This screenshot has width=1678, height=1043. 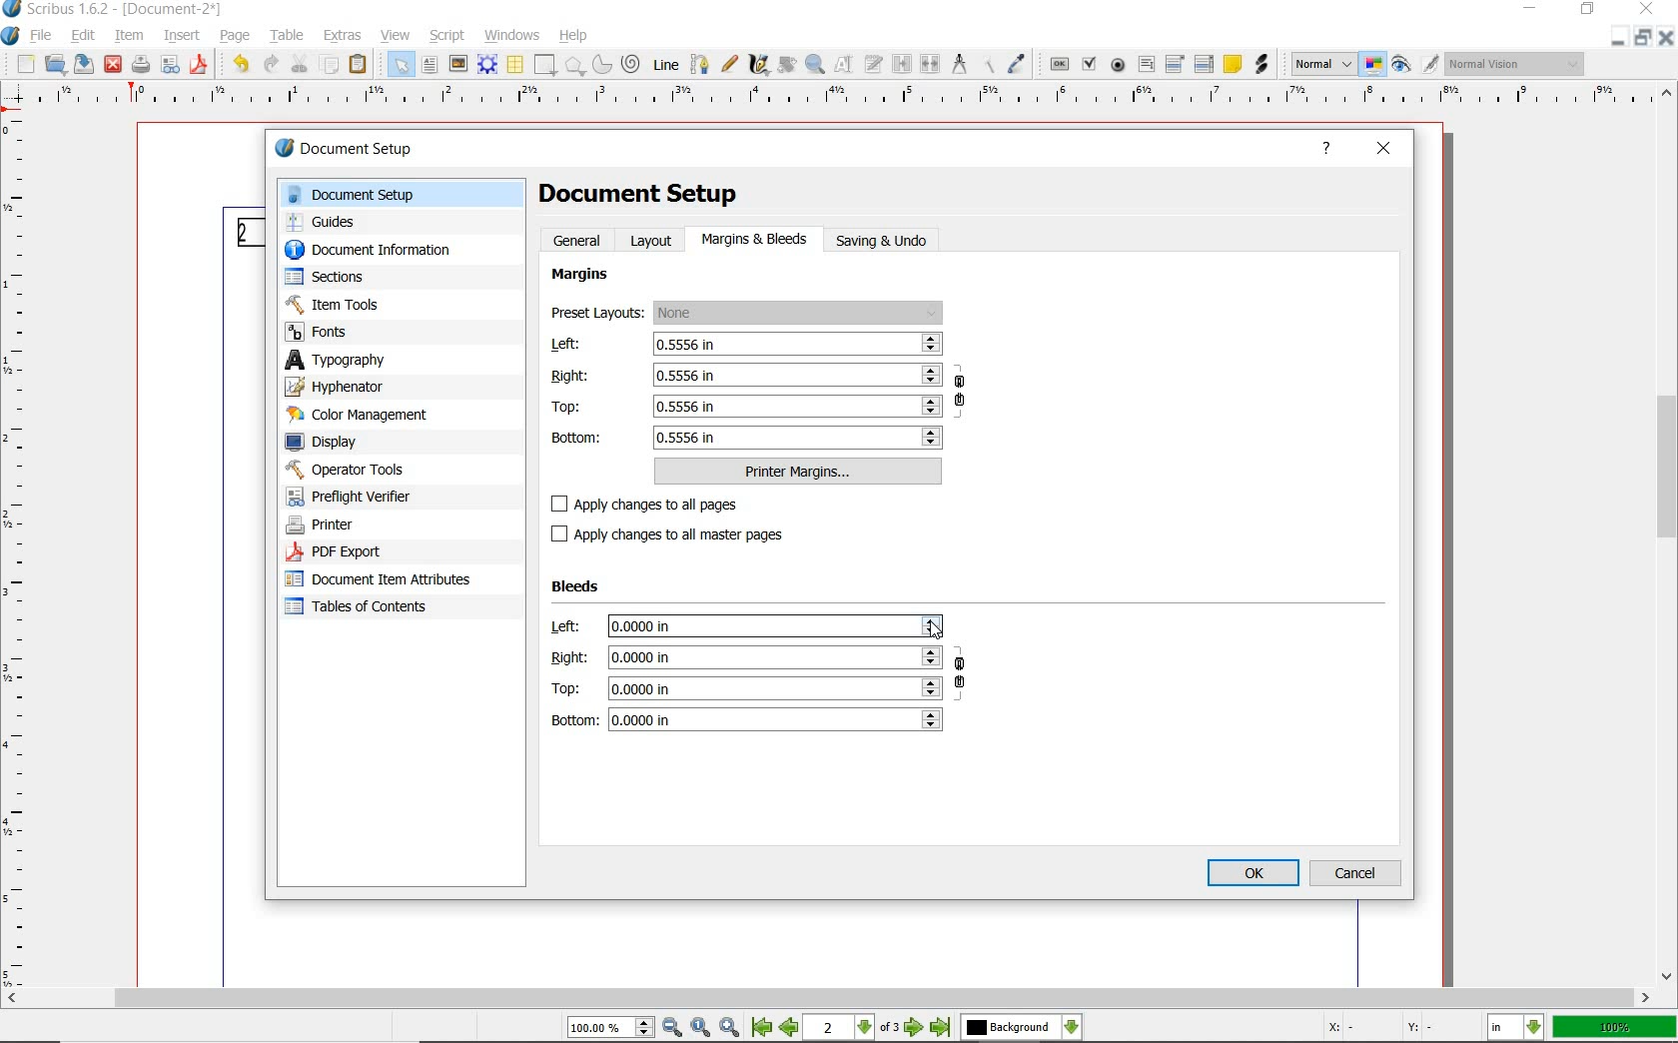 I want to click on file, so click(x=43, y=37).